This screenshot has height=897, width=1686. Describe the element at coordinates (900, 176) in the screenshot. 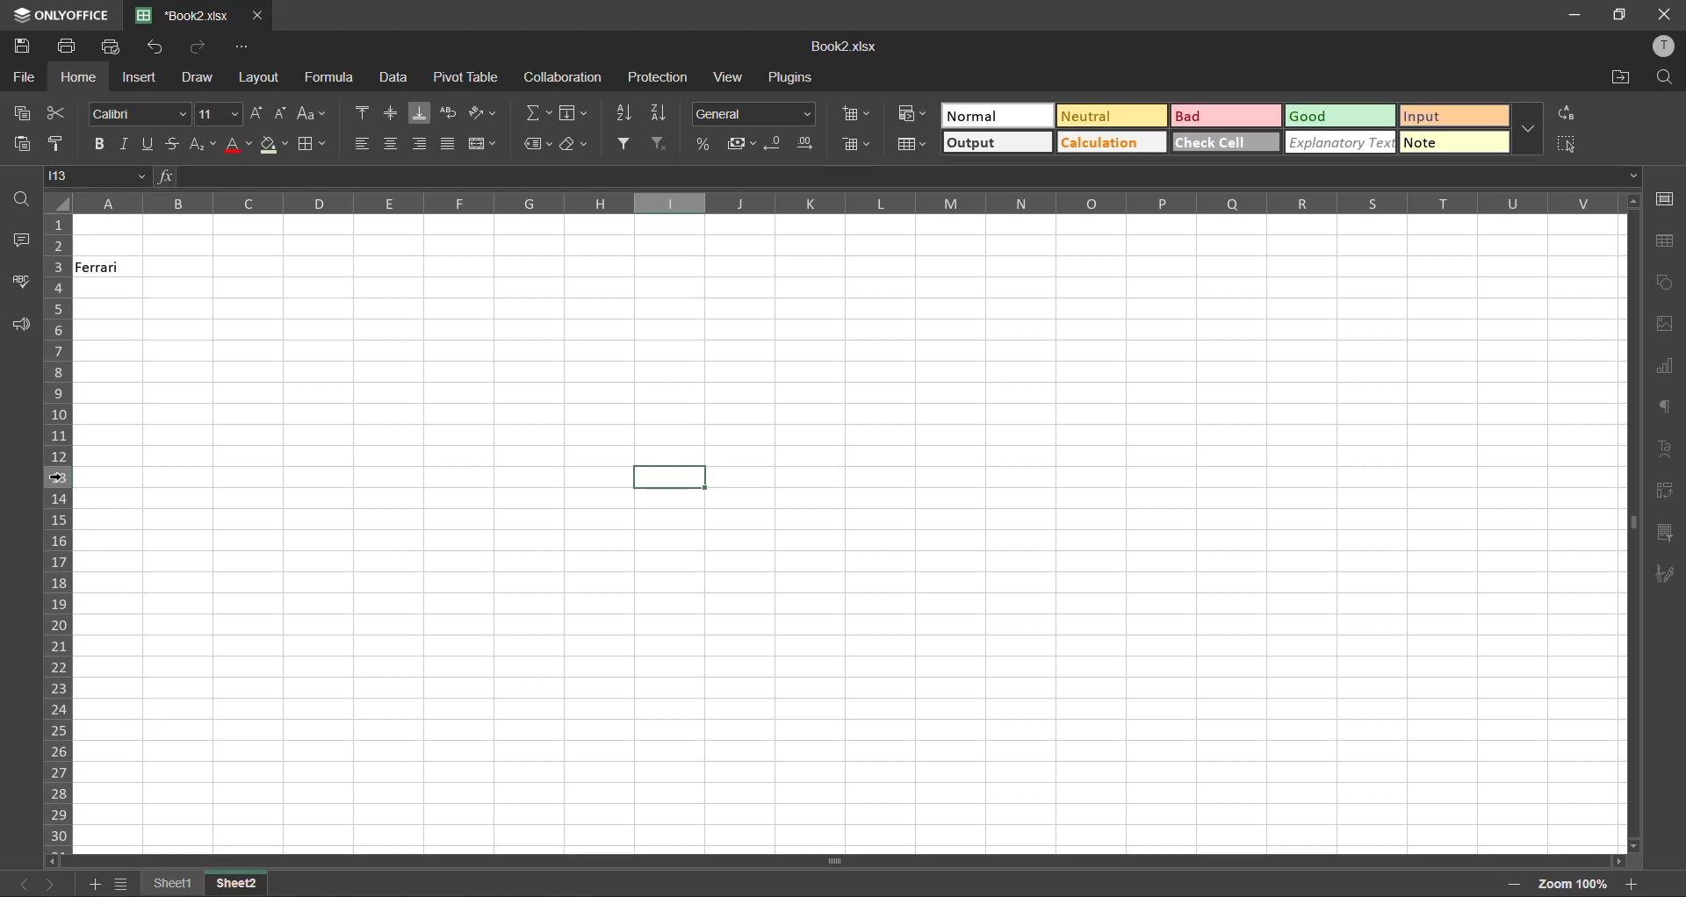

I see `formula bar` at that location.